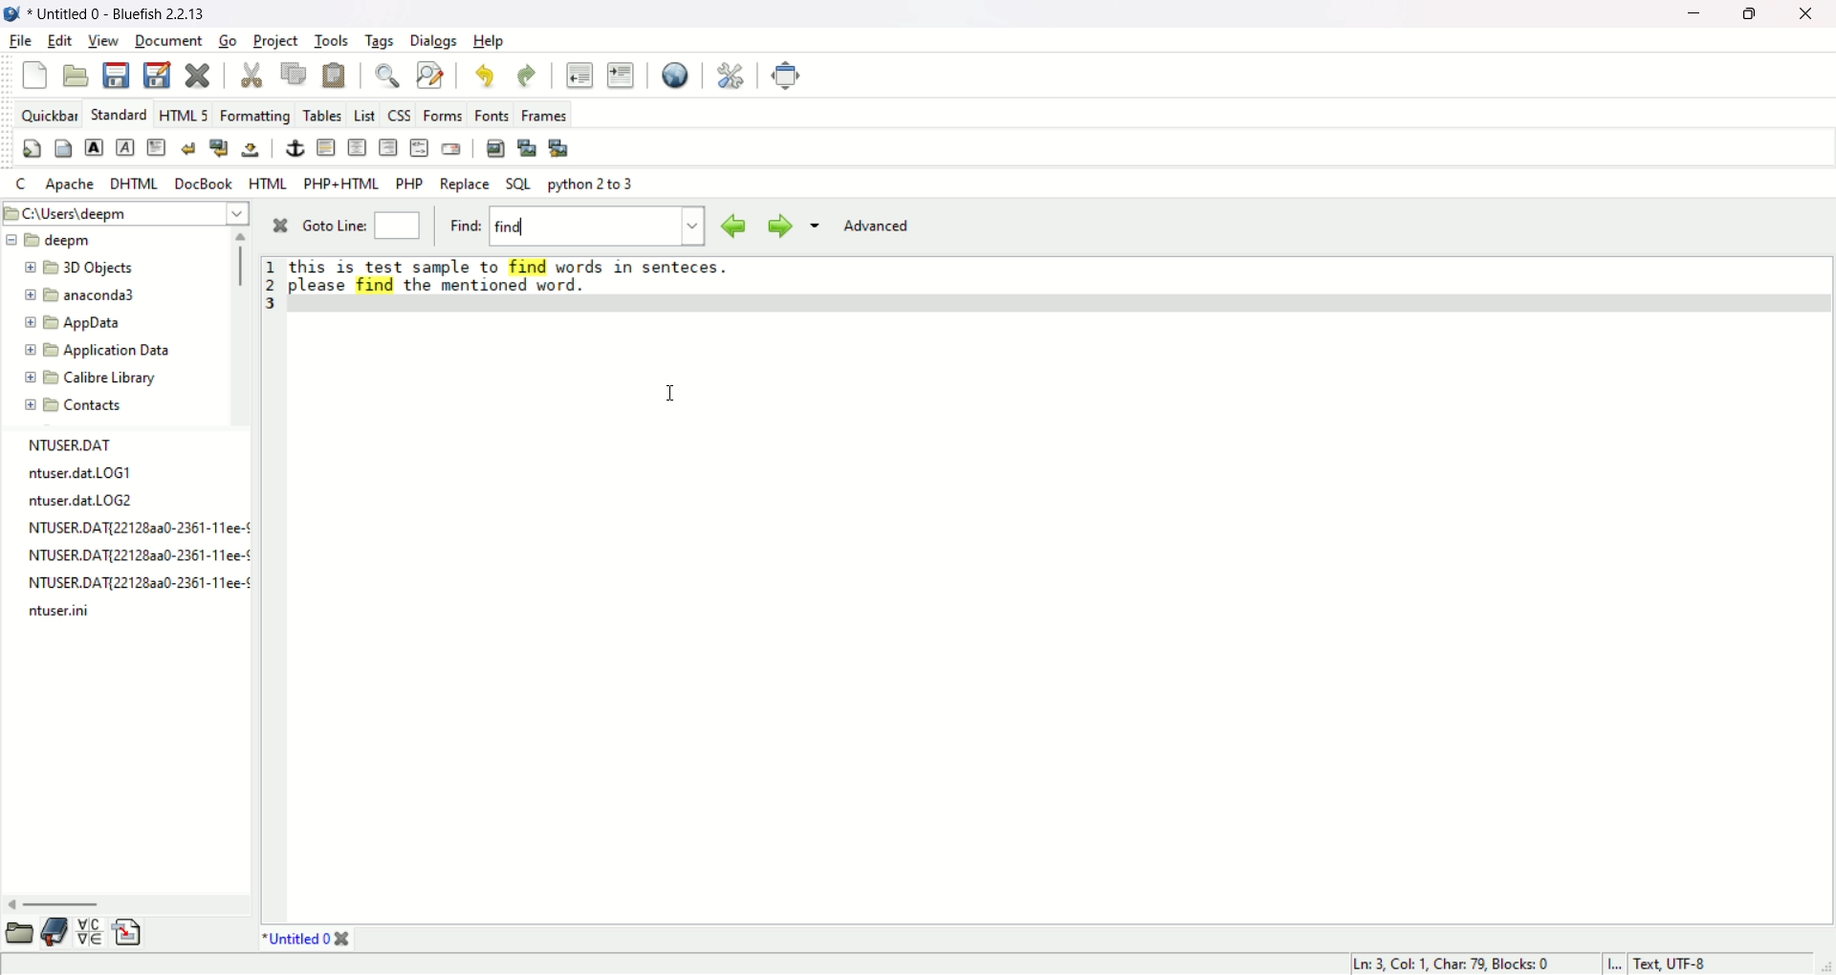 This screenshot has width=1836, height=975. Describe the element at coordinates (1812, 16) in the screenshot. I see `close` at that location.